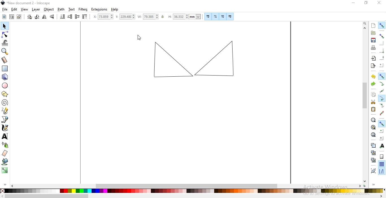  What do you see at coordinates (5, 153) in the screenshot?
I see `erase existing paths` at bounding box center [5, 153].